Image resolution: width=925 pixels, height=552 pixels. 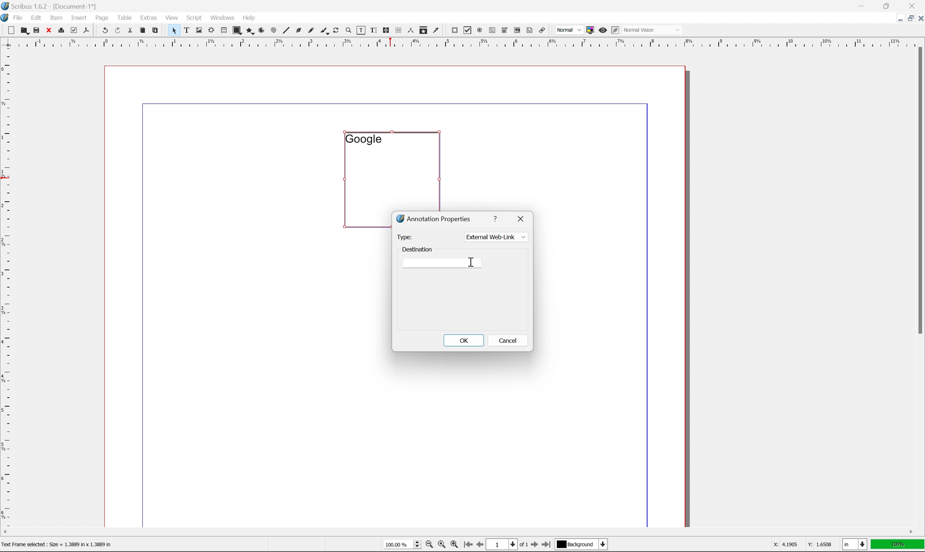 What do you see at coordinates (61, 31) in the screenshot?
I see `print` at bounding box center [61, 31].